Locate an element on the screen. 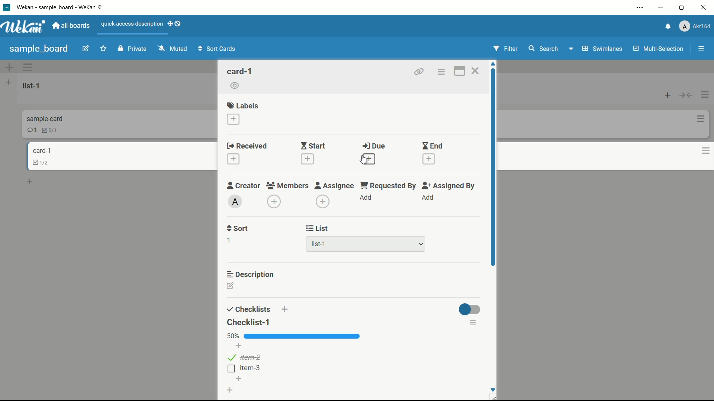  close is located at coordinates (704, 10).